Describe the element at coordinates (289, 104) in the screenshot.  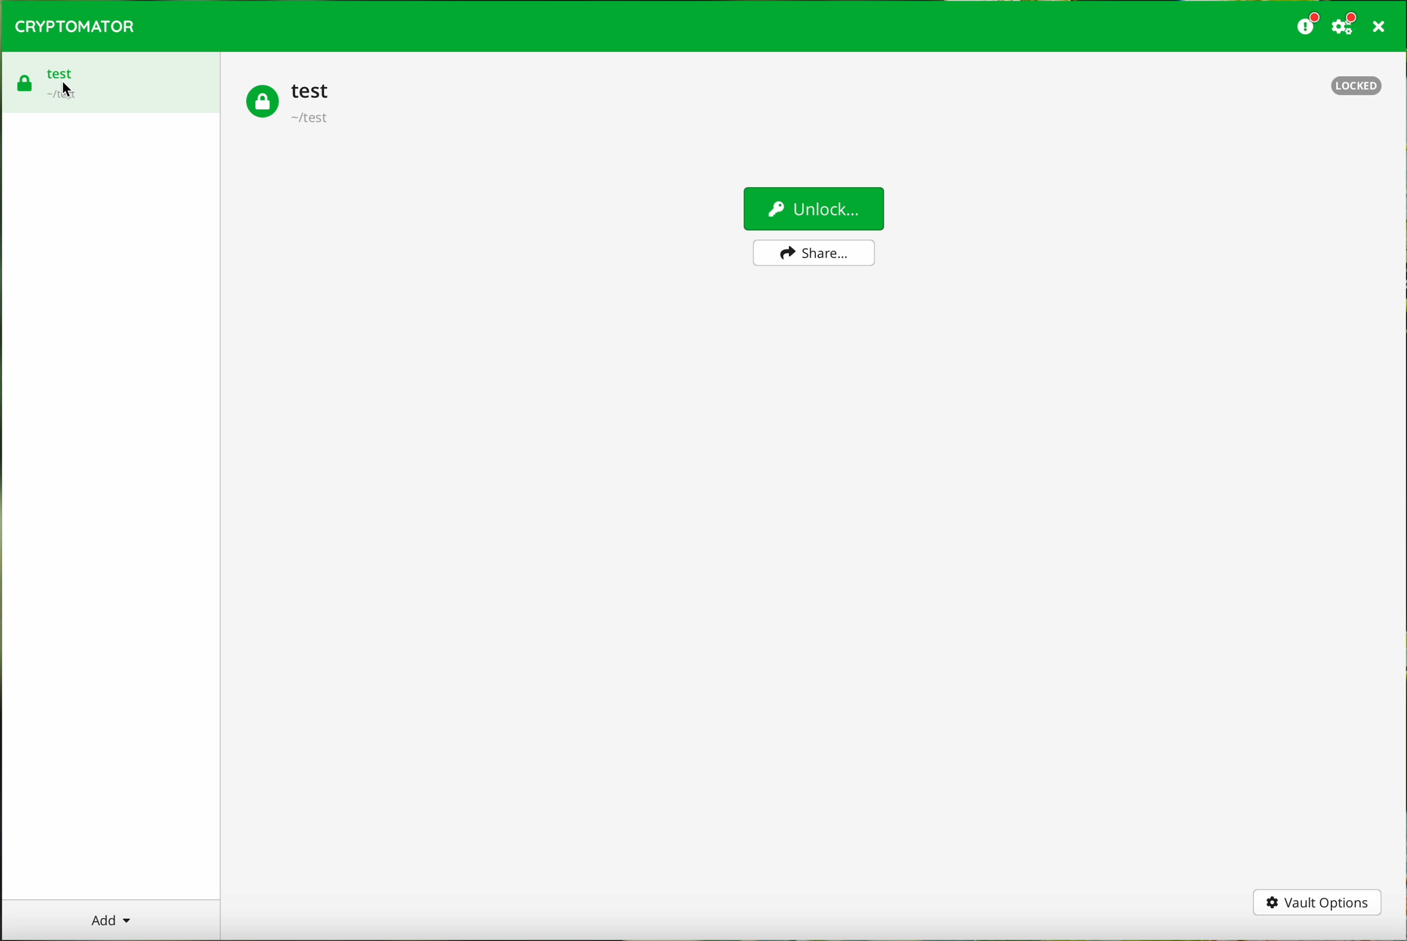
I see `test vault` at that location.